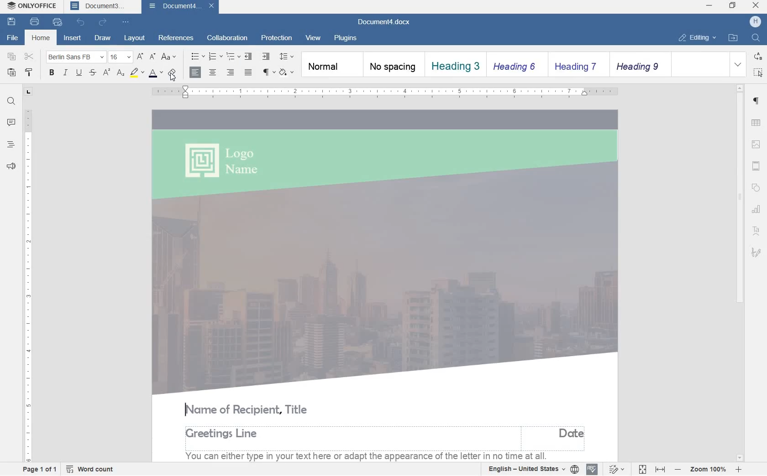 The height and width of the screenshot is (476, 767). What do you see at coordinates (642, 468) in the screenshot?
I see `fit to page` at bounding box center [642, 468].